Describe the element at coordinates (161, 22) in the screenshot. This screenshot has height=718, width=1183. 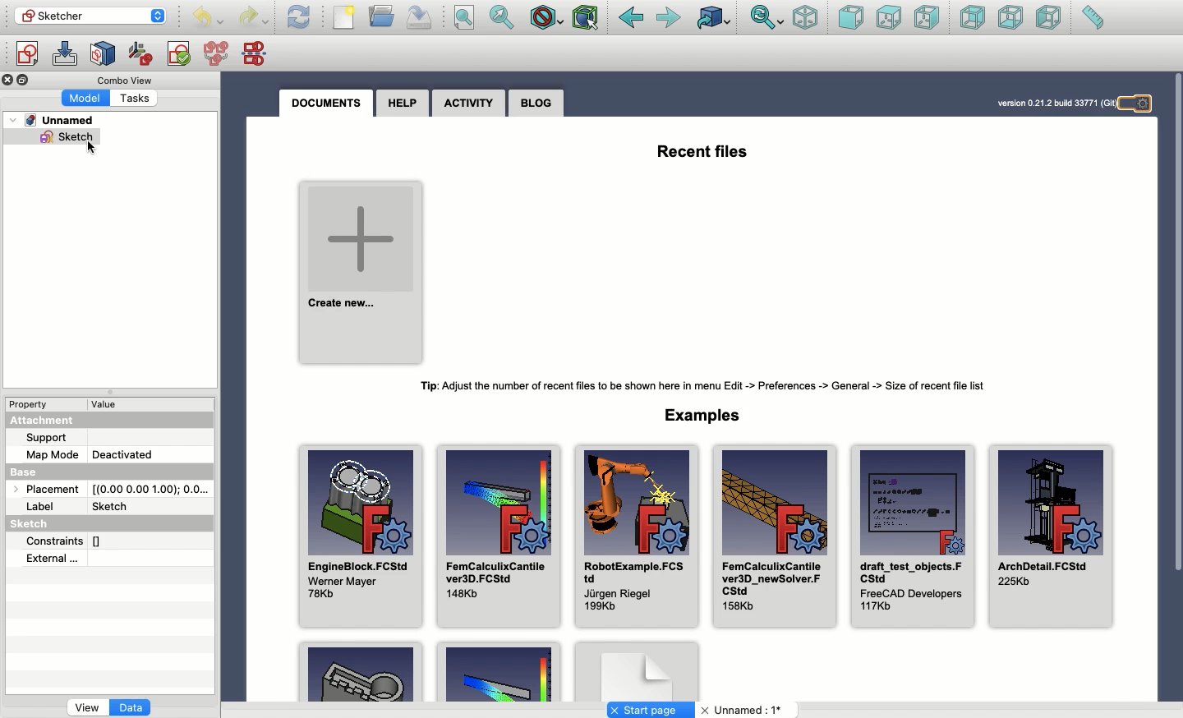
I see `Down arrow` at that location.